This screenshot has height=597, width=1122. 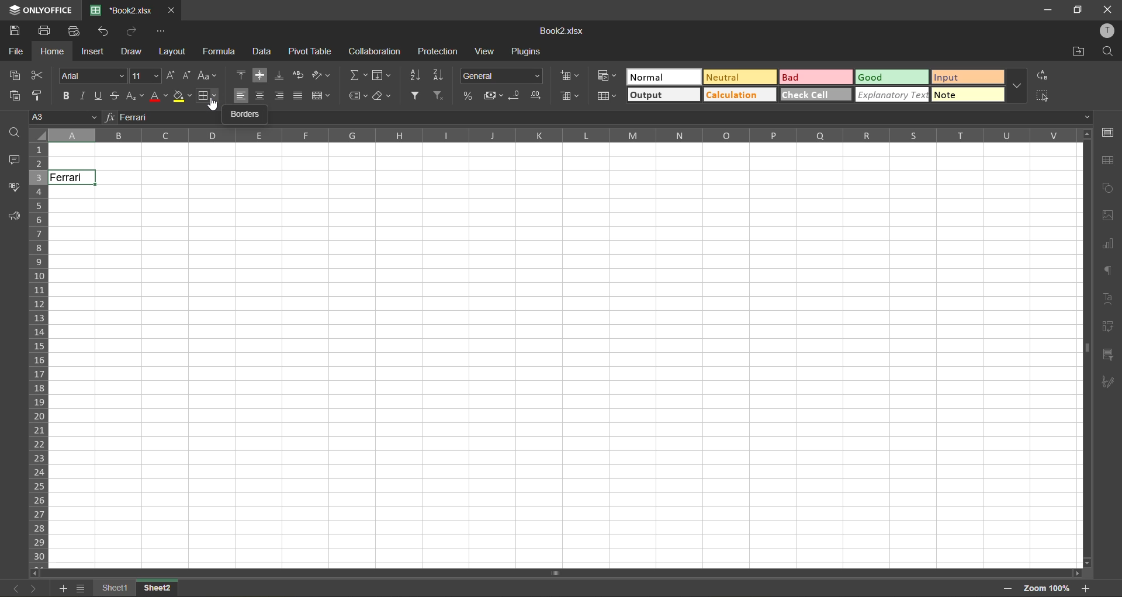 I want to click on collaboration, so click(x=375, y=51).